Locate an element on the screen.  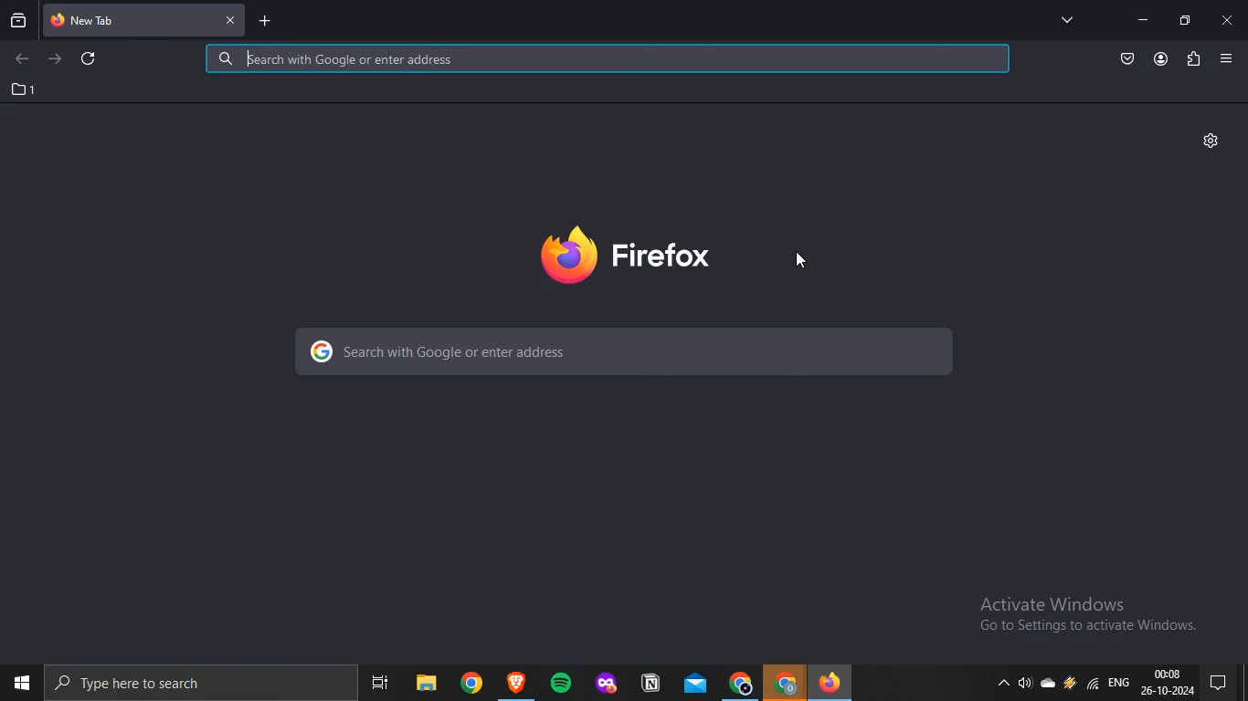
pointer cursor is located at coordinates (809, 265).